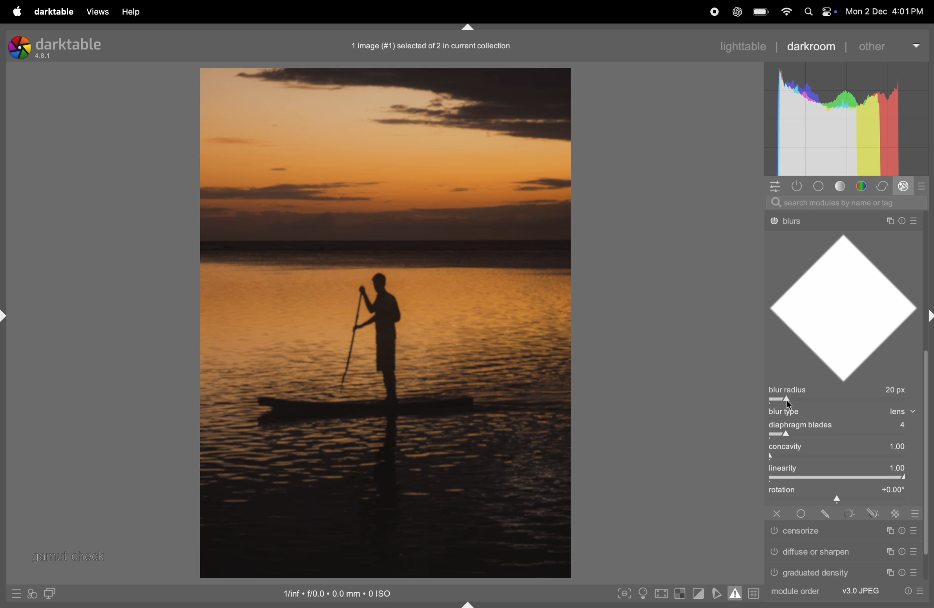 The width and height of the screenshot is (934, 608). I want to click on correct, so click(884, 186).